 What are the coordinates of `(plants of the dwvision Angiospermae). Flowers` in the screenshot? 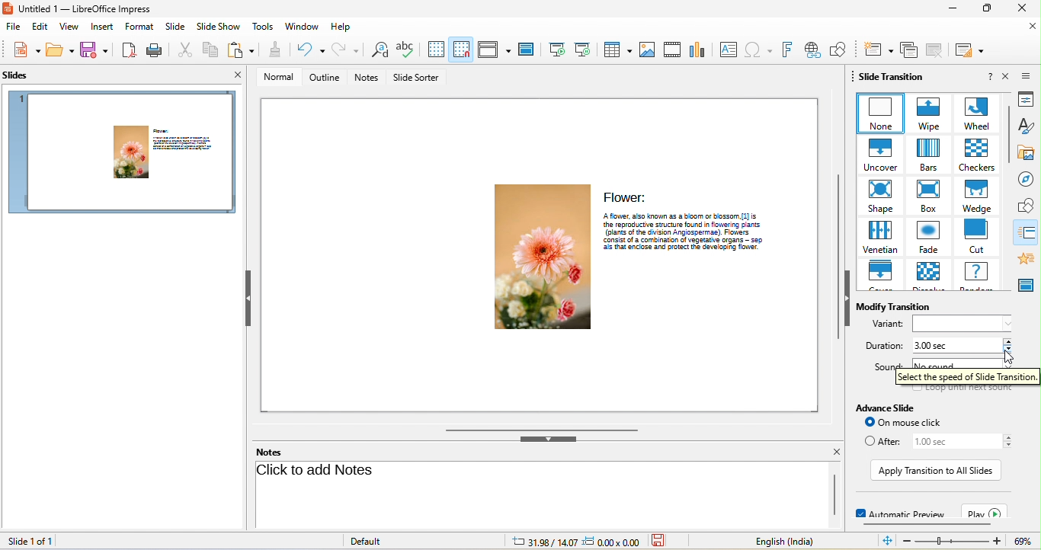 It's located at (691, 232).